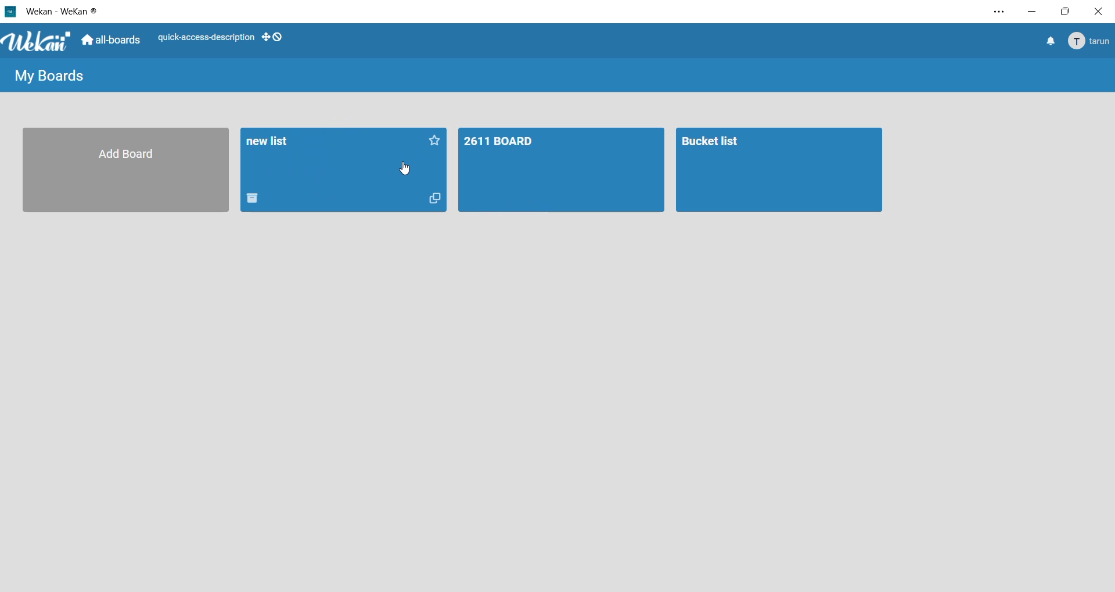 The width and height of the screenshot is (1115, 592). I want to click on notifications, so click(1049, 43).